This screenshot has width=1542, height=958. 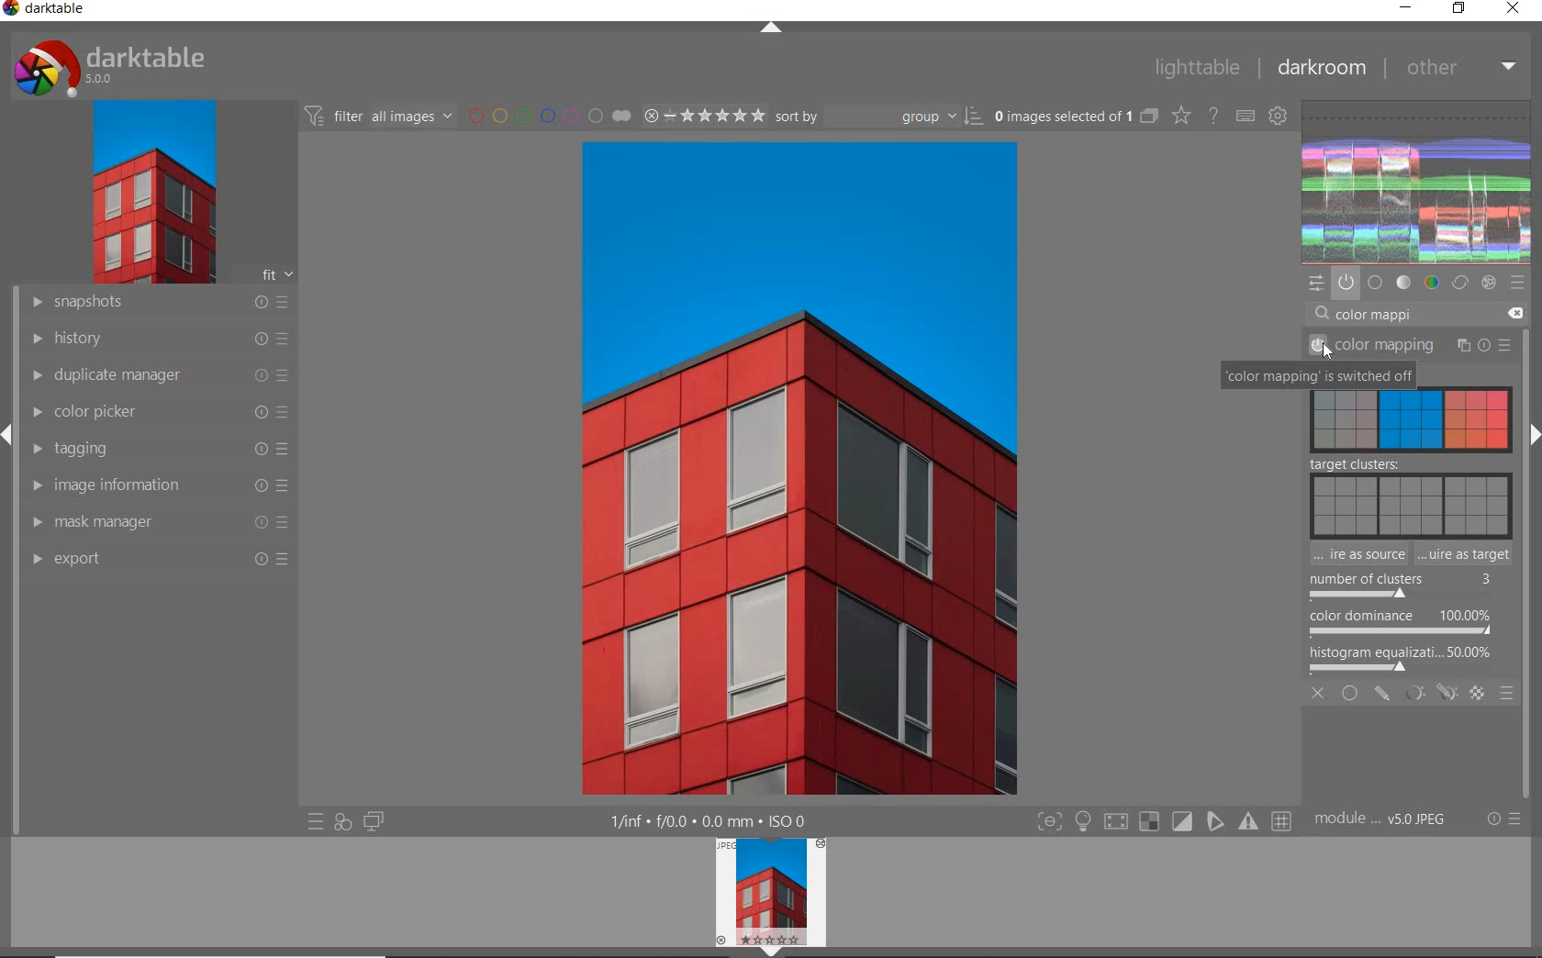 I want to click on ANALYZE THIS IMAGE AS A SOURCE IMAGE, so click(x=1357, y=554).